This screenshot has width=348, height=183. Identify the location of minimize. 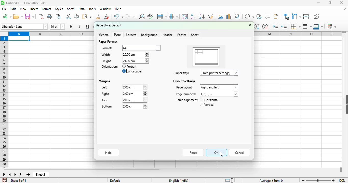
(318, 3).